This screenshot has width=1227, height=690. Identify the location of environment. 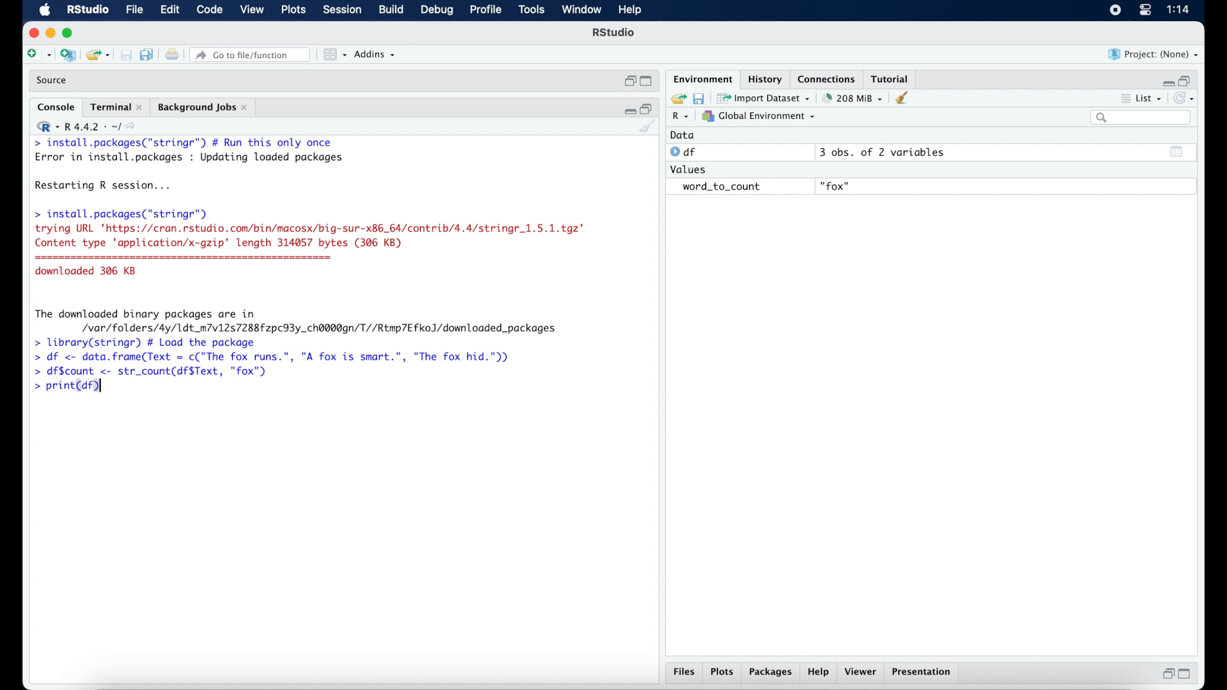
(702, 78).